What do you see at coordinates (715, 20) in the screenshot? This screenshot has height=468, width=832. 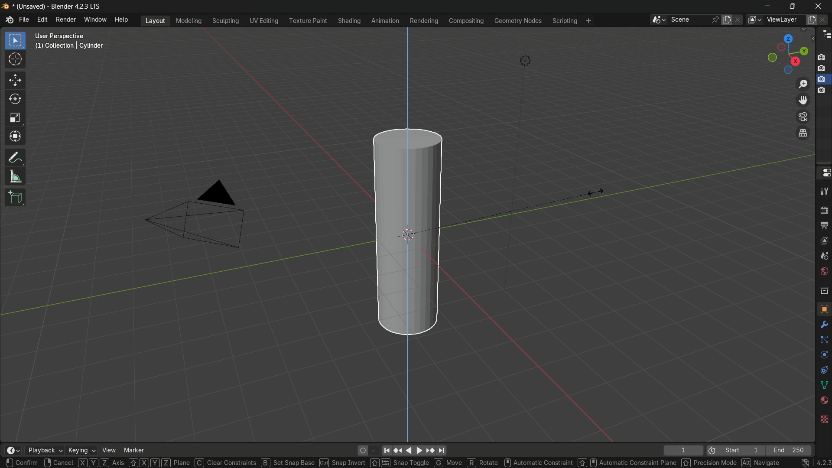 I see `pin scene to workplace` at bounding box center [715, 20].